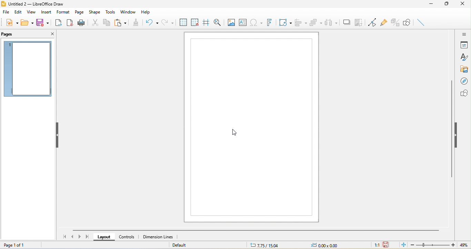 The width and height of the screenshot is (471, 249). What do you see at coordinates (206, 23) in the screenshot?
I see `helpline while moving` at bounding box center [206, 23].